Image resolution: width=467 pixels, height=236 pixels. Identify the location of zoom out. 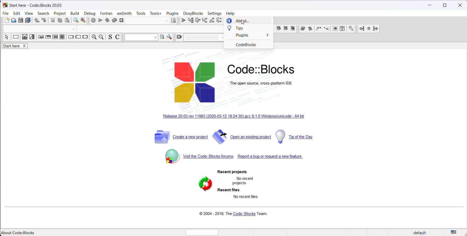
(101, 38).